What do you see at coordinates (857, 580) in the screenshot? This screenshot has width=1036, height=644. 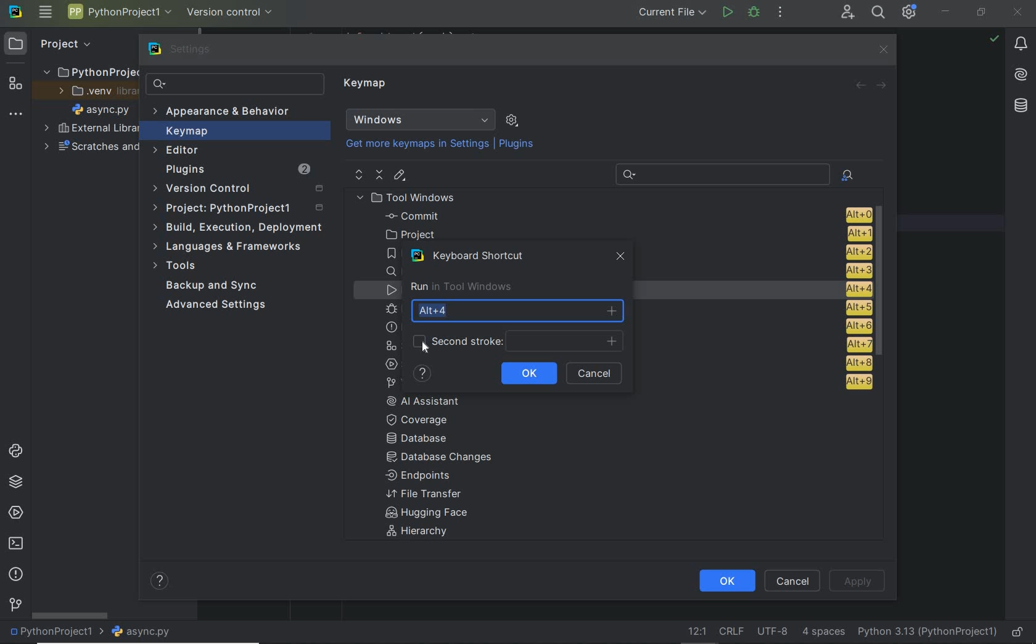 I see `Apply` at bounding box center [857, 580].